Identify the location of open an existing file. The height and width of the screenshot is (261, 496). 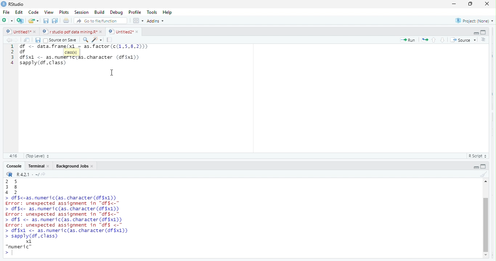
(34, 21).